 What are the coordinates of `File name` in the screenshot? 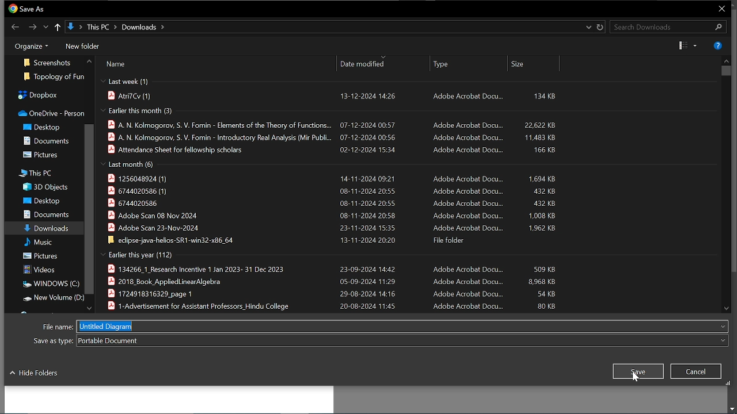 It's located at (382, 326).